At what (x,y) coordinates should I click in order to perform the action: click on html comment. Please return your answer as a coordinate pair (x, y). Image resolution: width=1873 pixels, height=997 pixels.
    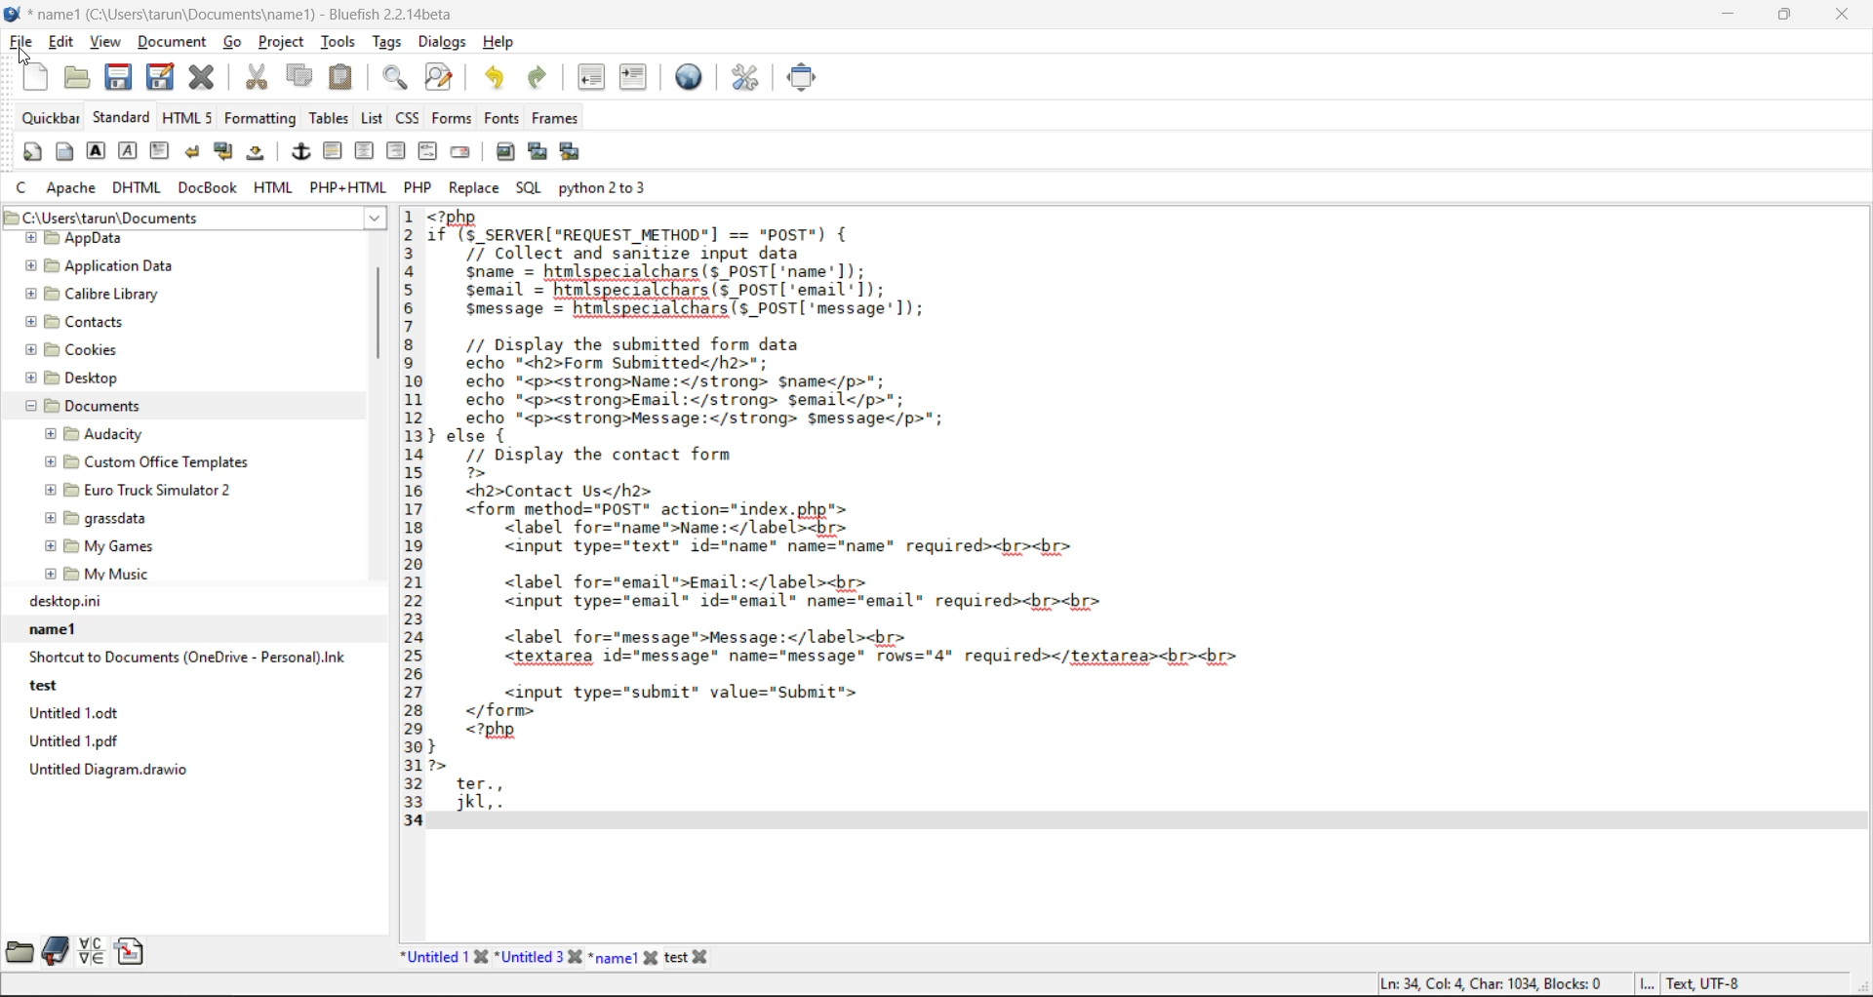
    Looking at the image, I should click on (428, 152).